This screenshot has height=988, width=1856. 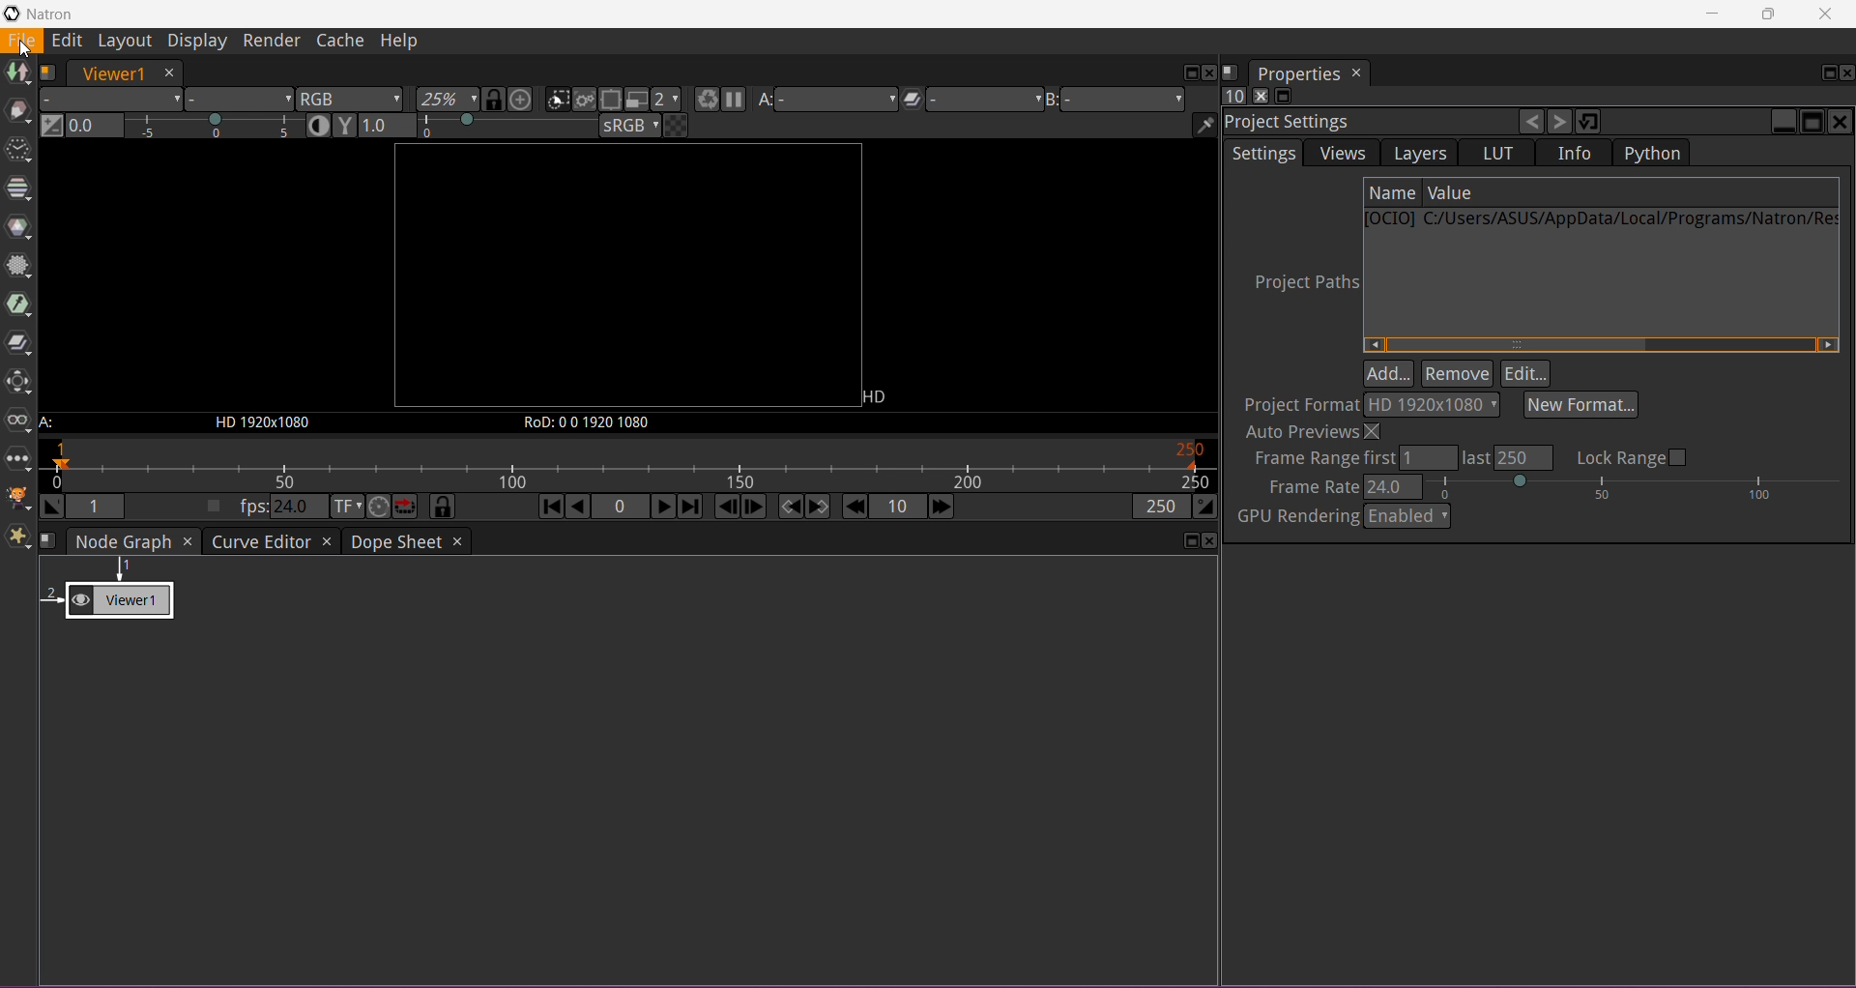 I want to click on Manage the layouts for this pane, so click(x=52, y=542).